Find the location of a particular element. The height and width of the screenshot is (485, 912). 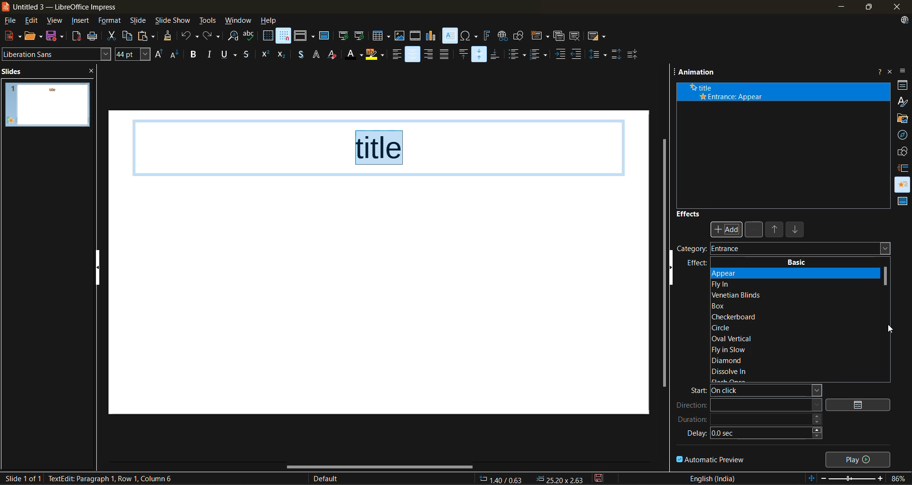

export directly as PDF is located at coordinates (77, 37).